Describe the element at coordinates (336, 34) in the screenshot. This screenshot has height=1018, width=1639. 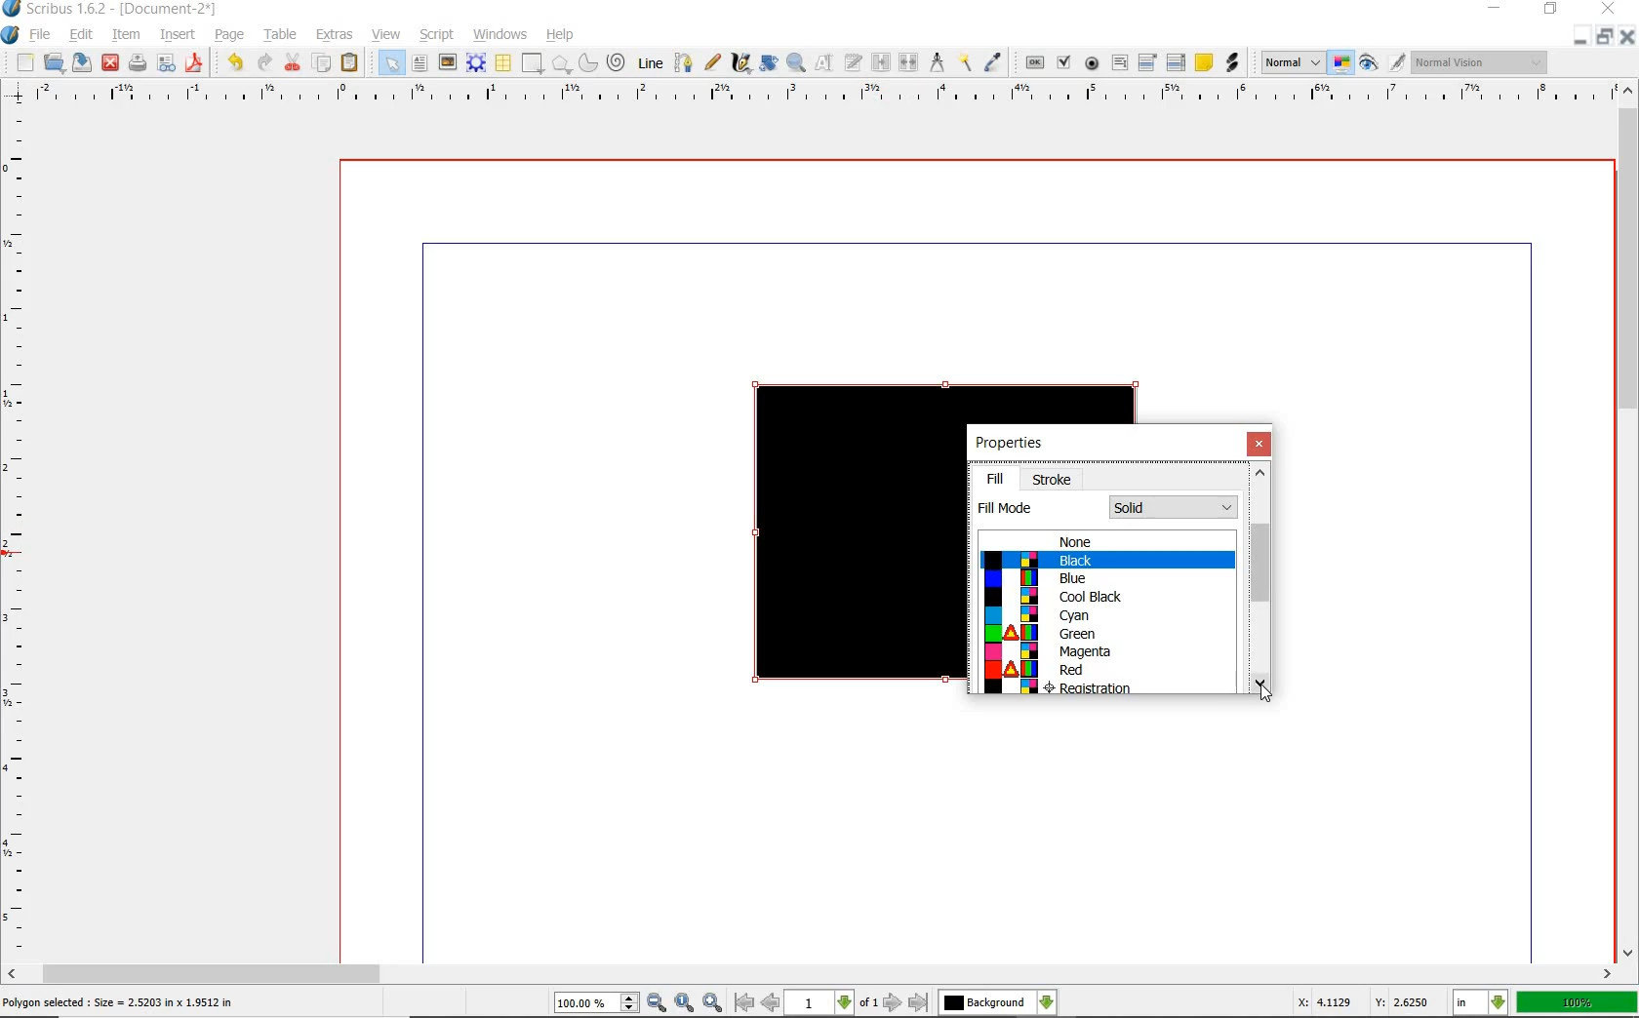
I see `extras` at that location.